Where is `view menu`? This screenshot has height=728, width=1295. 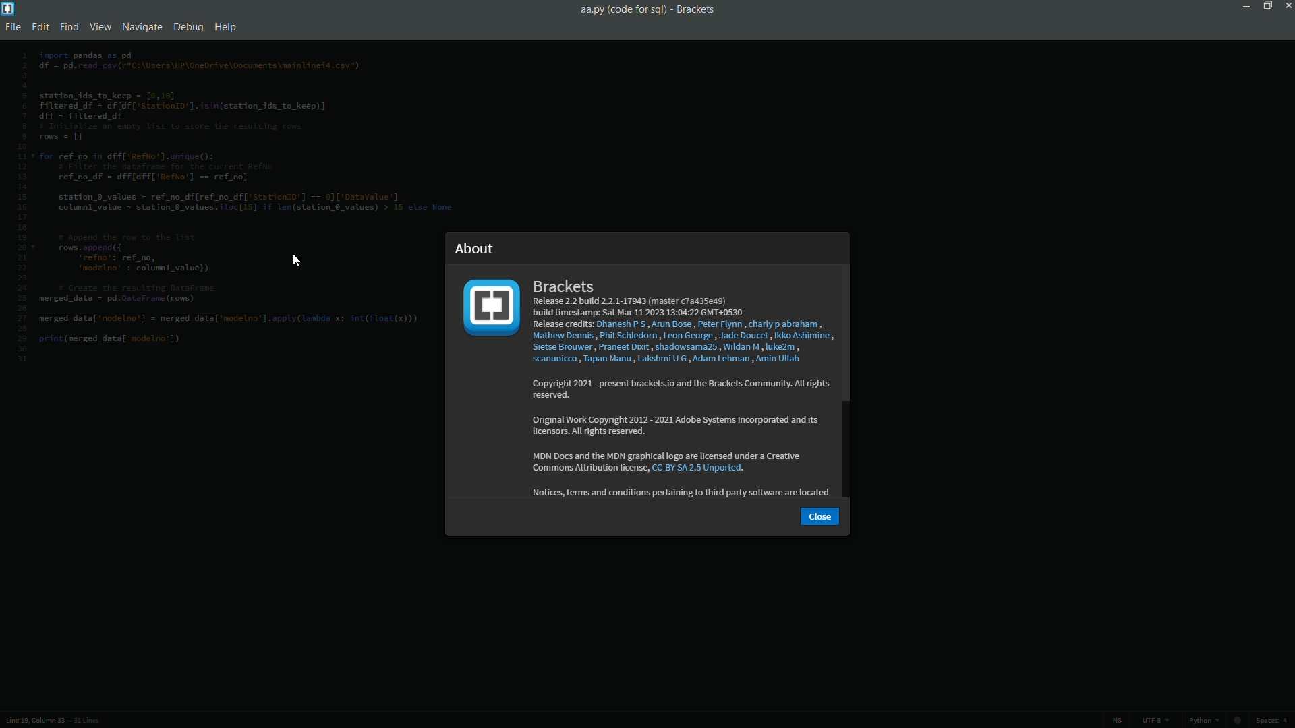
view menu is located at coordinates (100, 26).